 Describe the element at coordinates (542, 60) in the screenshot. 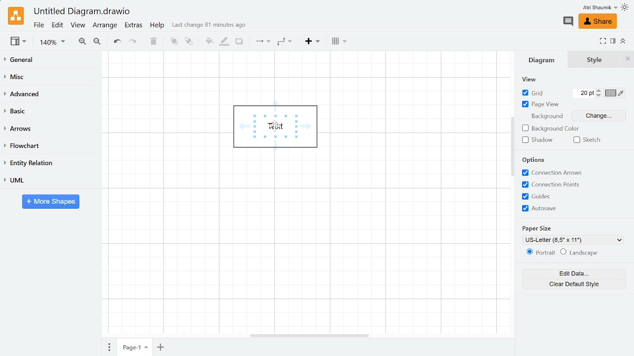

I see `Diagram` at that location.